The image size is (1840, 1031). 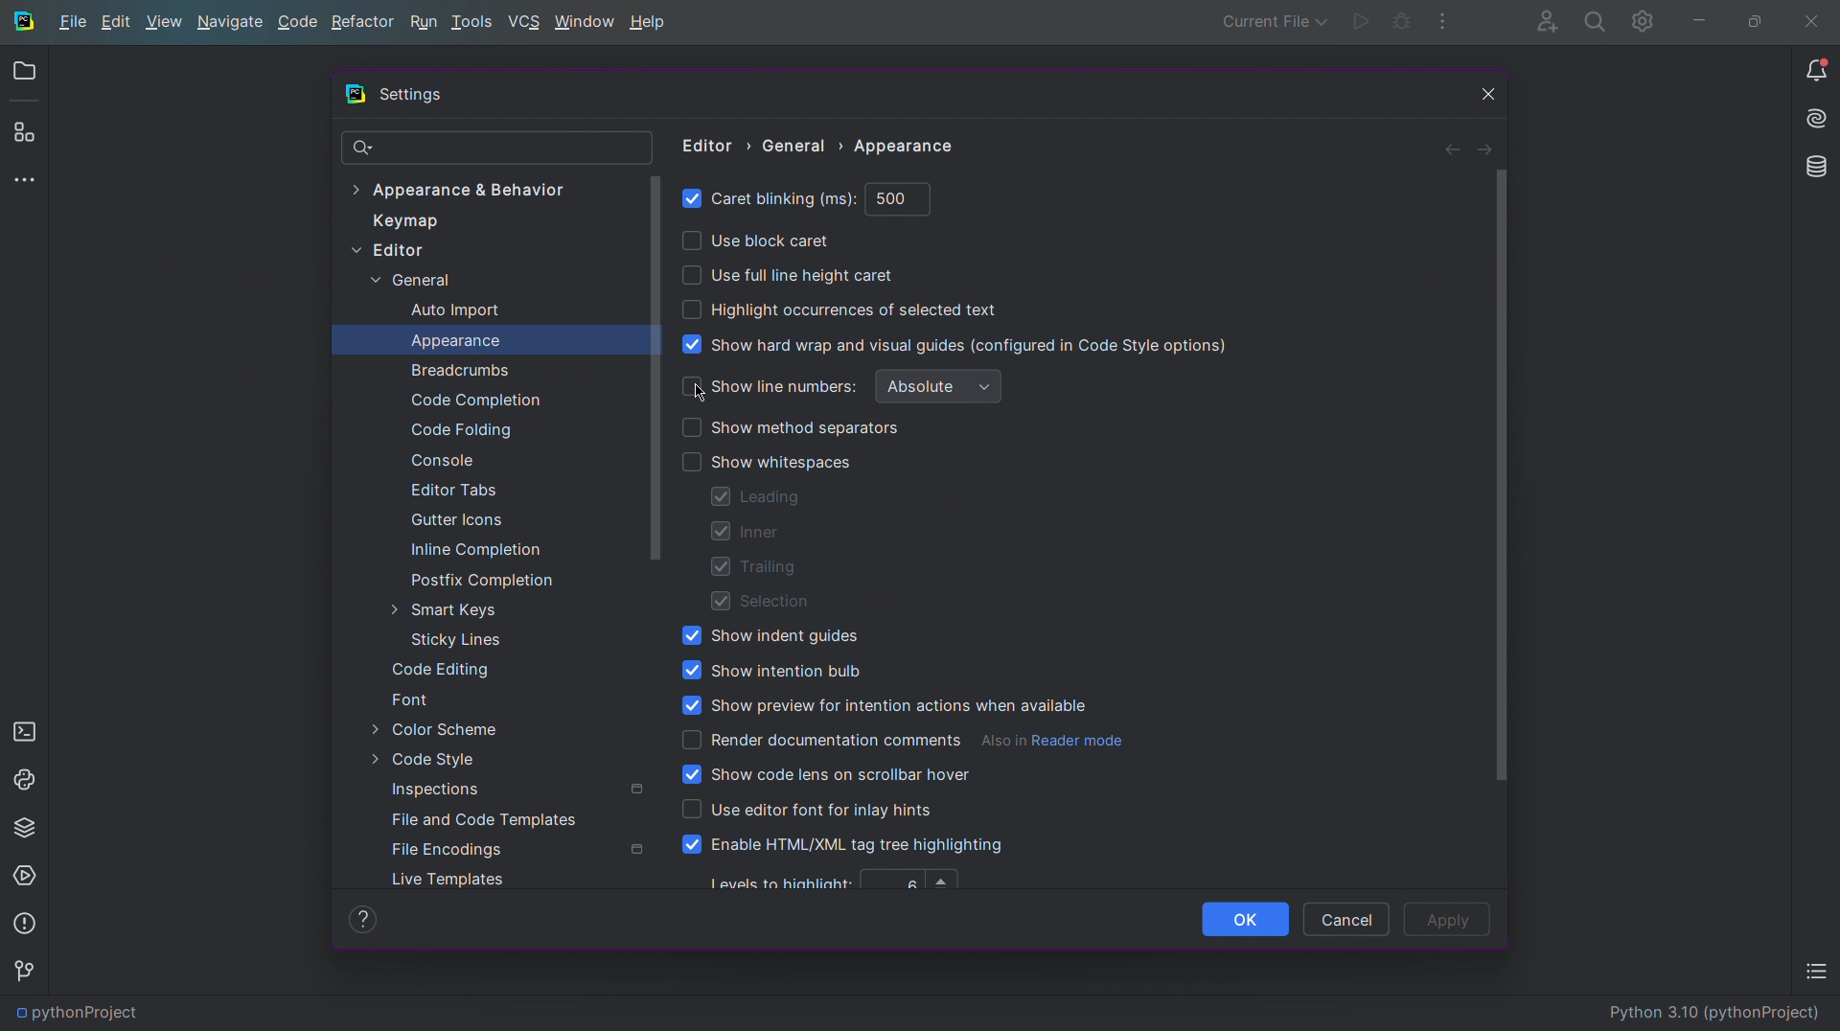 I want to click on Help, so click(x=652, y=21).